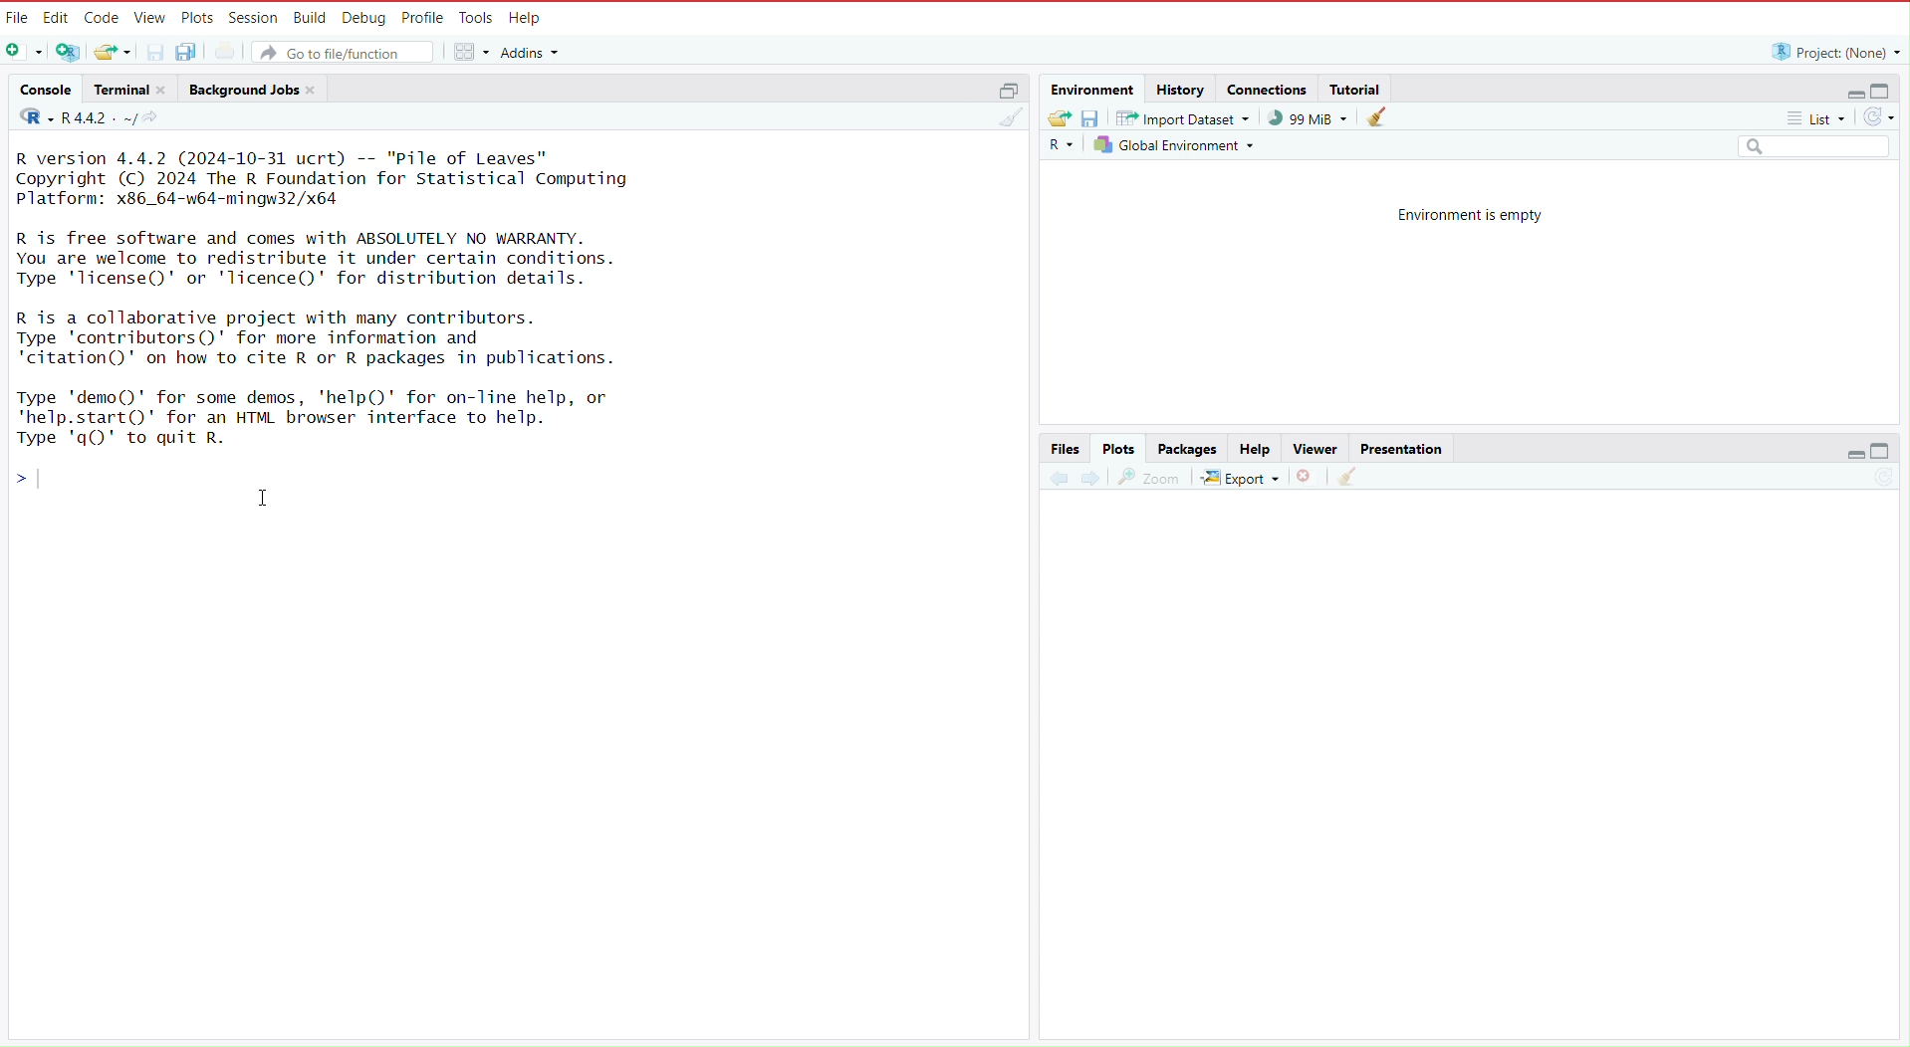 The image size is (1910, 1047). What do you see at coordinates (1846, 456) in the screenshot?
I see `minimize` at bounding box center [1846, 456].